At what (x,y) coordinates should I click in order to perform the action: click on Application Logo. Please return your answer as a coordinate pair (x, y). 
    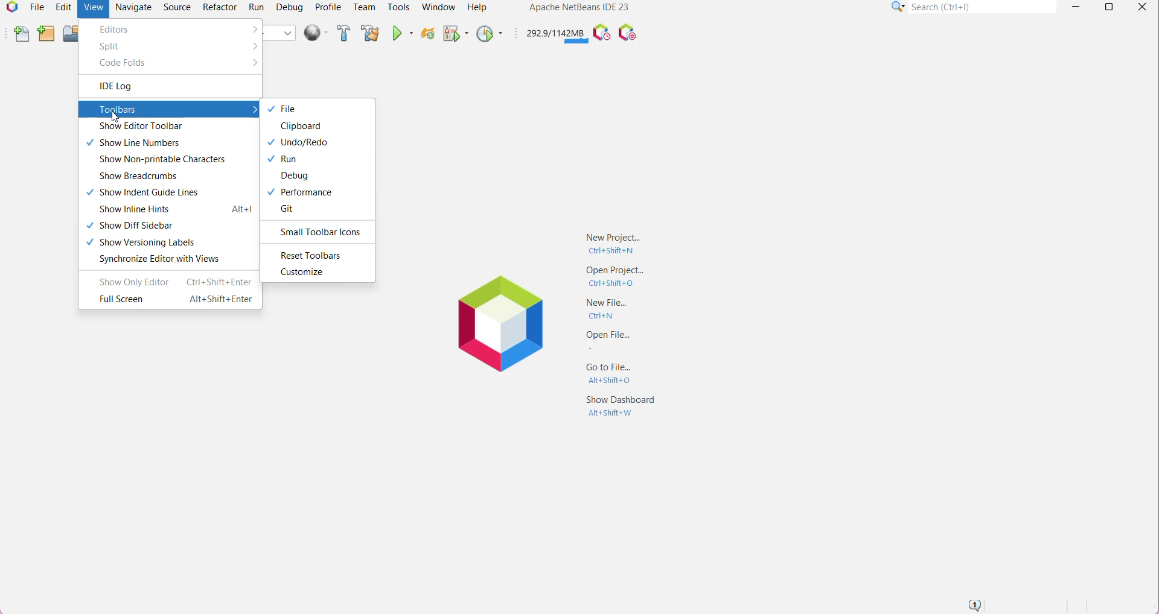
    Looking at the image, I should click on (10, 8).